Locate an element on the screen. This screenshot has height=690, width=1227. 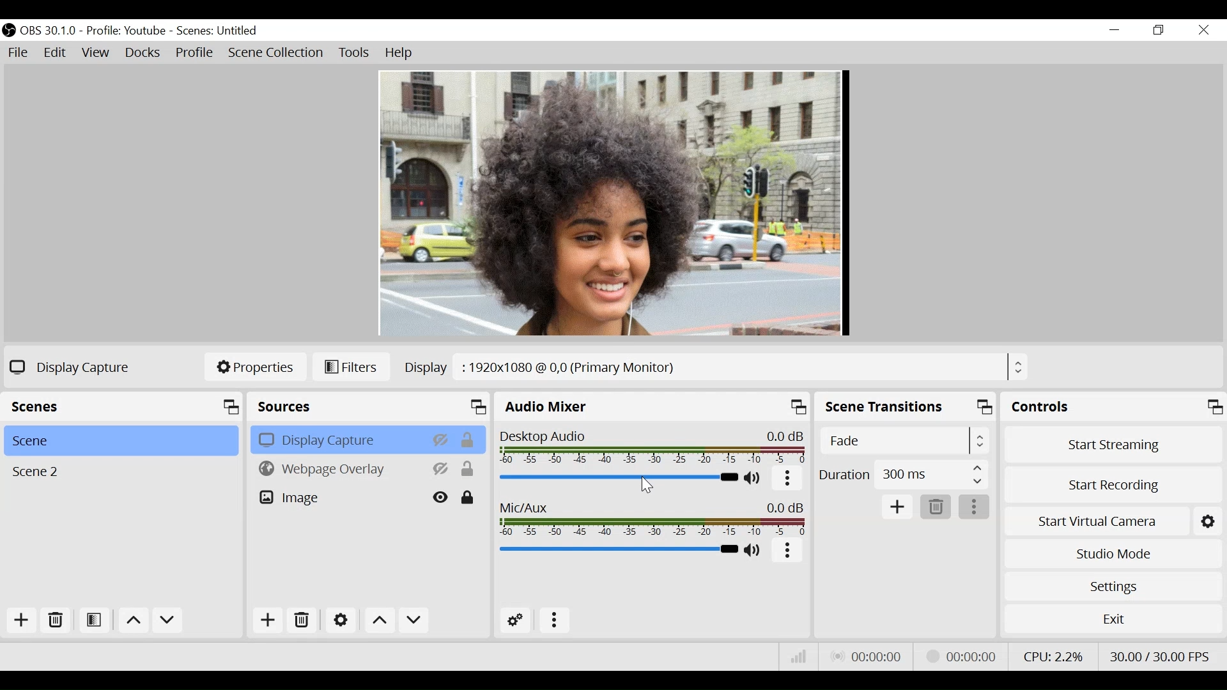
Delete is located at coordinates (304, 620).